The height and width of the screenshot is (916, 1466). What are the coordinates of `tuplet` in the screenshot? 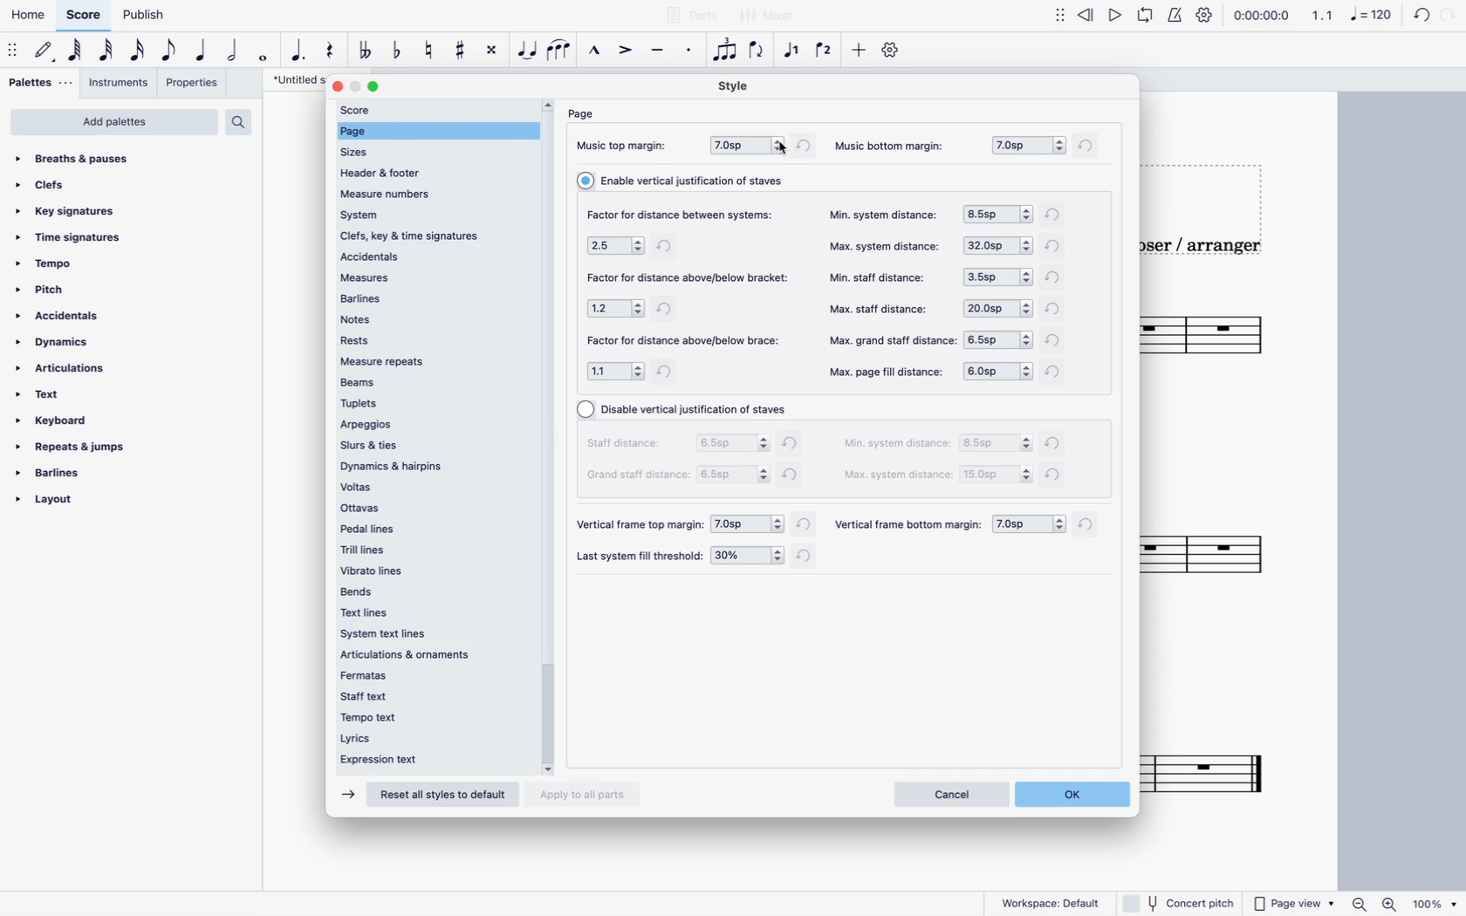 It's located at (726, 49).